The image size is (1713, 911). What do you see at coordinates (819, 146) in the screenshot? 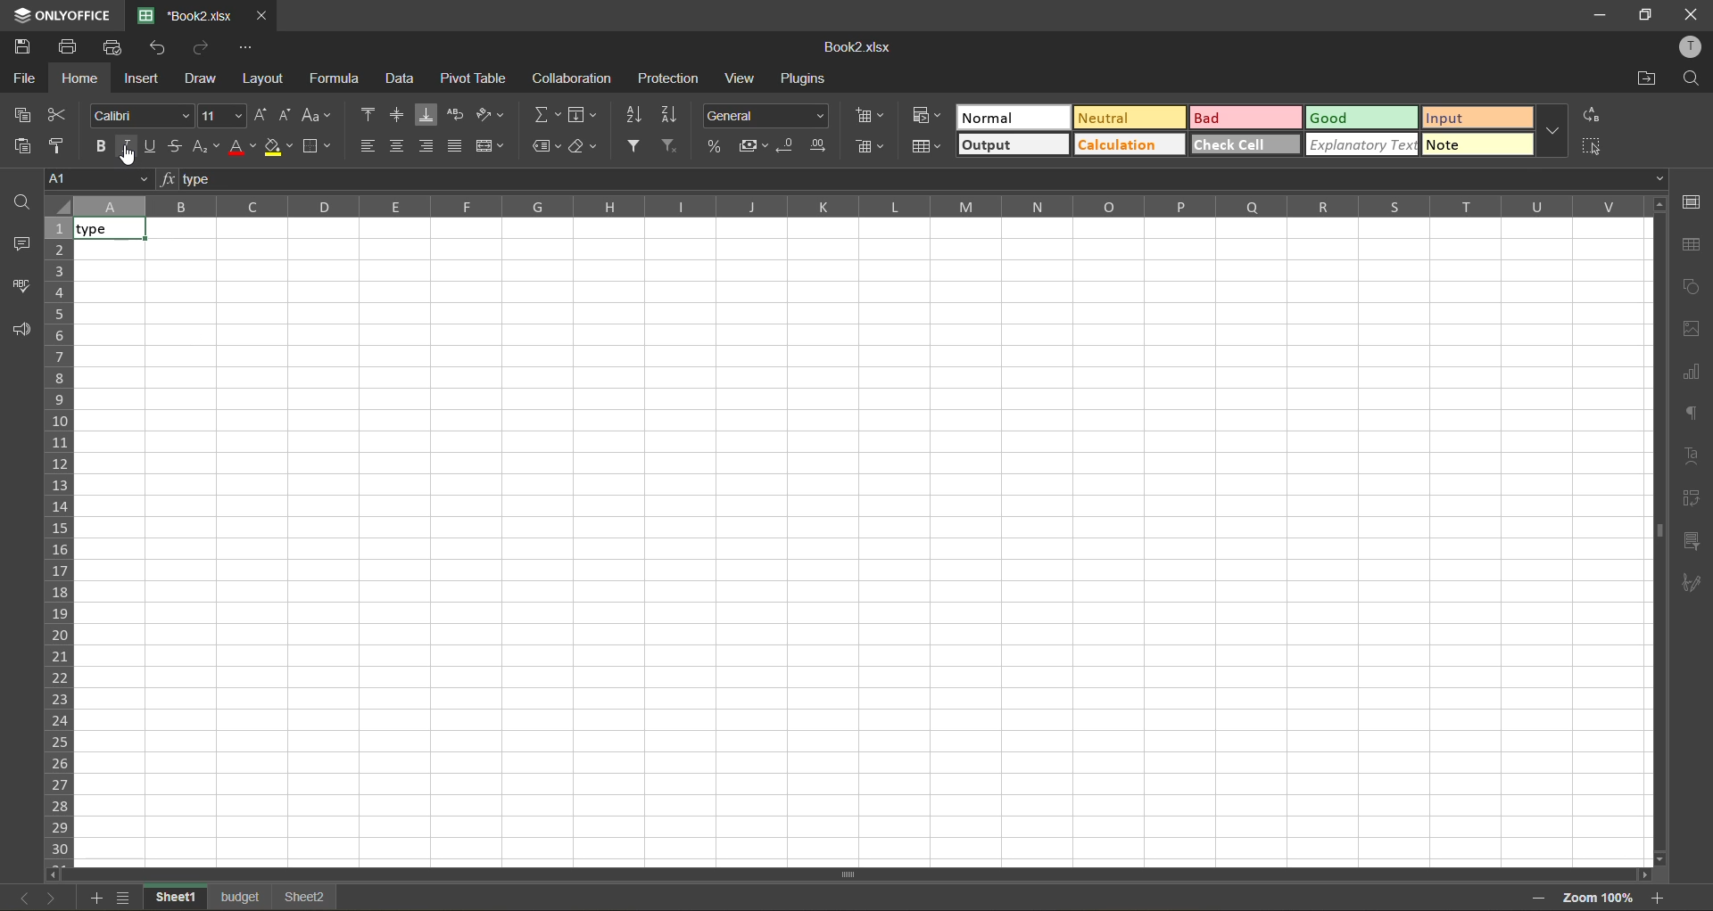
I see `increase decimal` at bounding box center [819, 146].